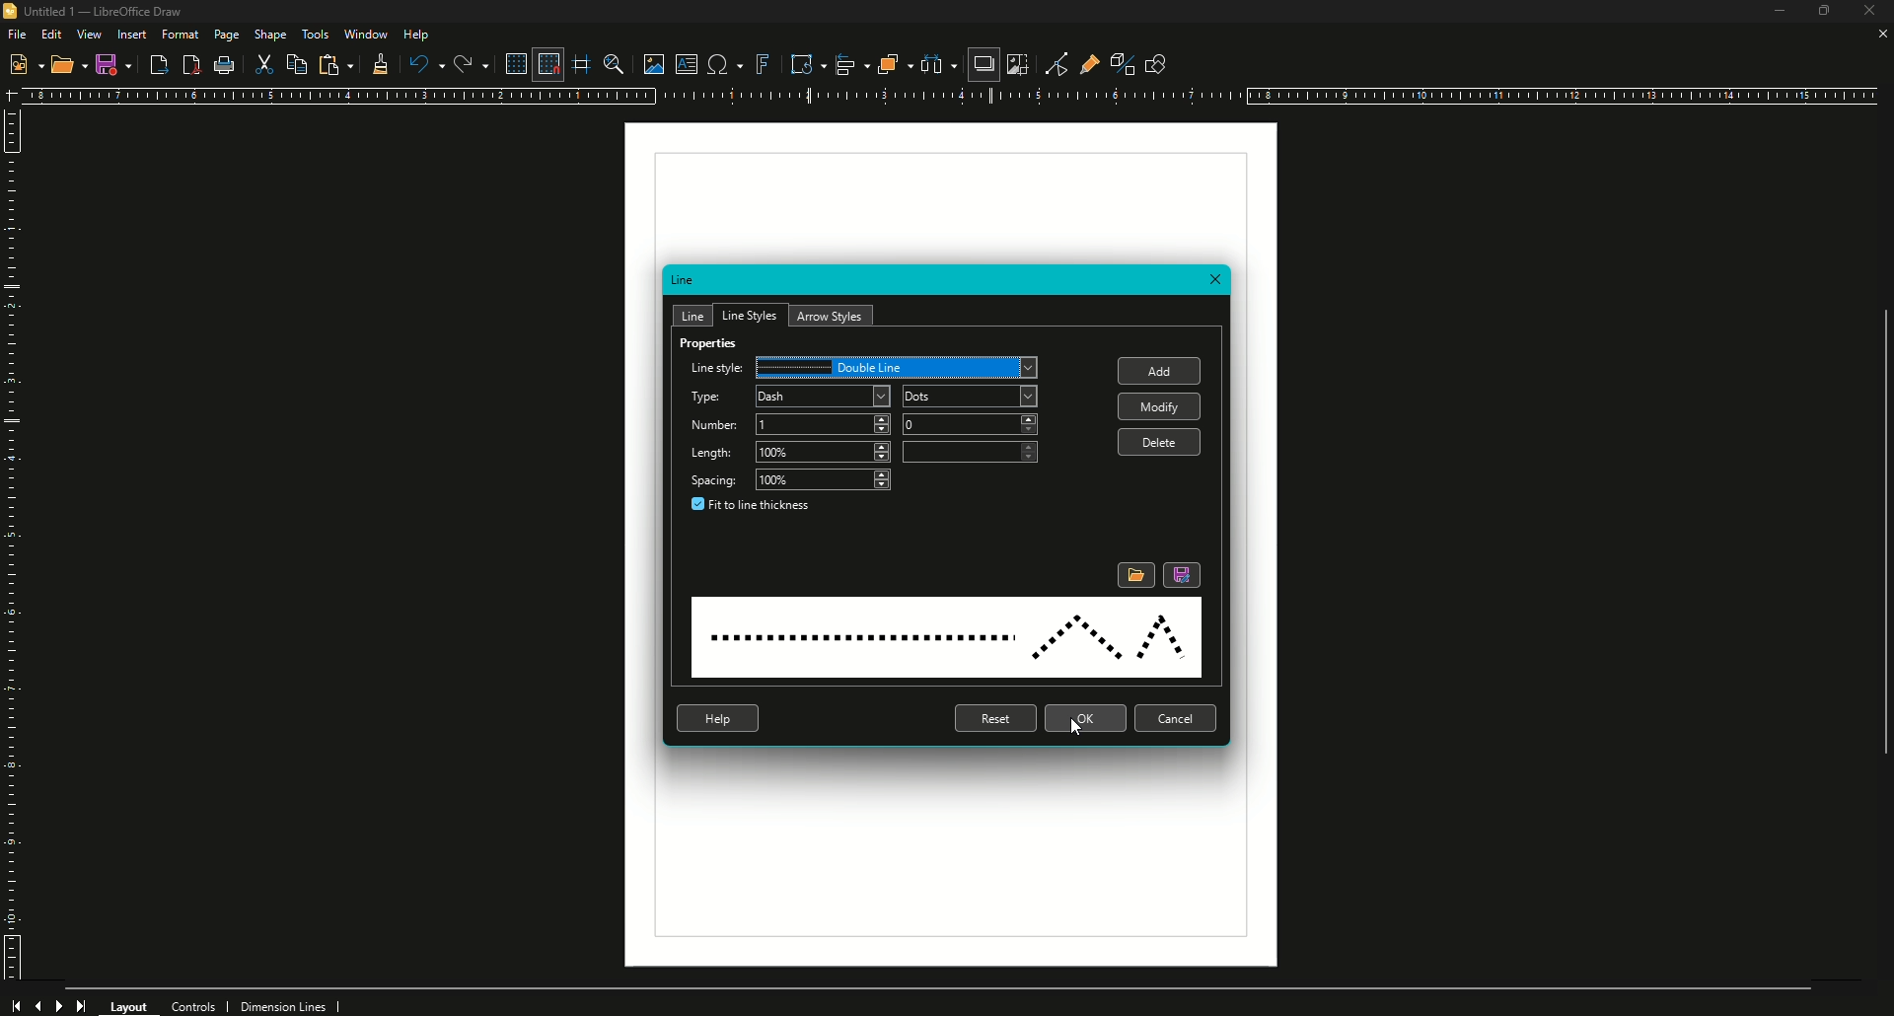 The height and width of the screenshot is (1016, 1894). I want to click on scroll, so click(1875, 547).